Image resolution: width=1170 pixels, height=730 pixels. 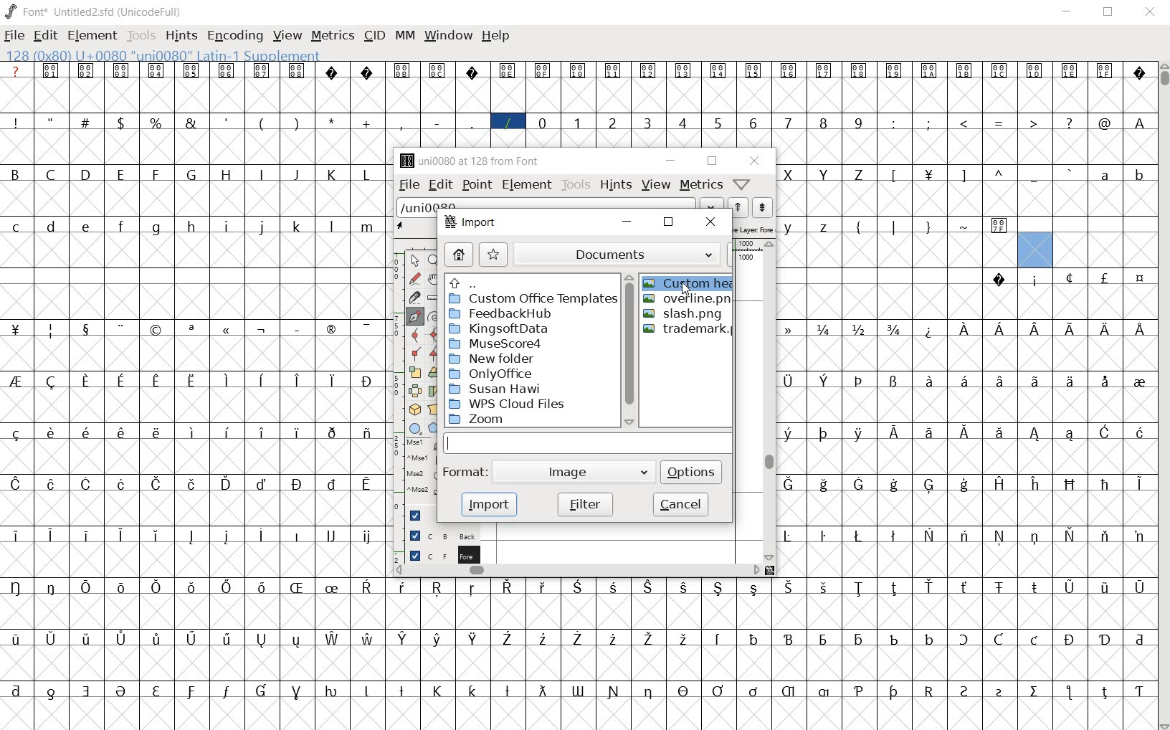 I want to click on glyph, so click(x=930, y=331).